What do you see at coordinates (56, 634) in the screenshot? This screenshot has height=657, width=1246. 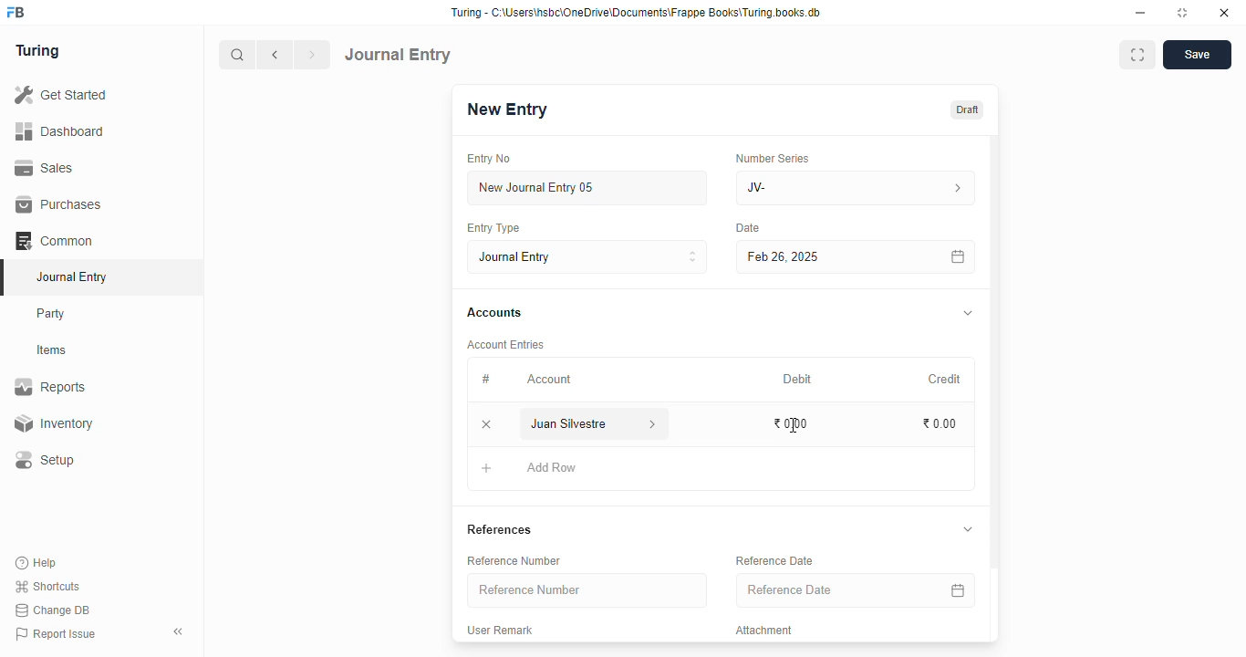 I see `report issue` at bounding box center [56, 634].